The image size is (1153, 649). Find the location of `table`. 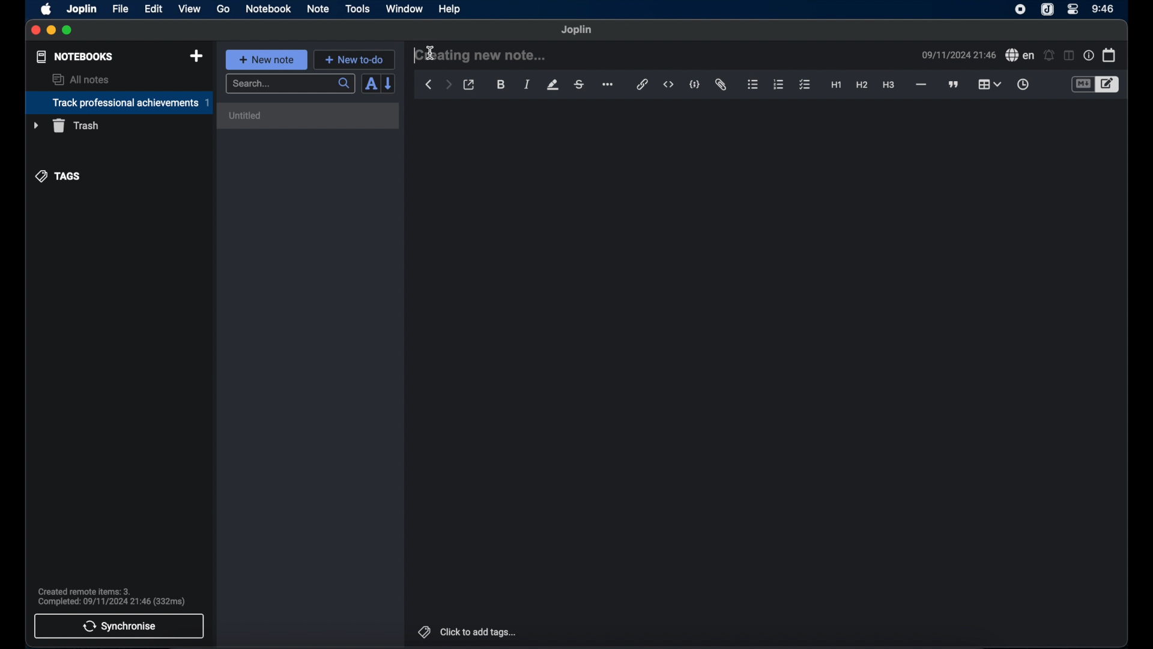

table is located at coordinates (990, 84).